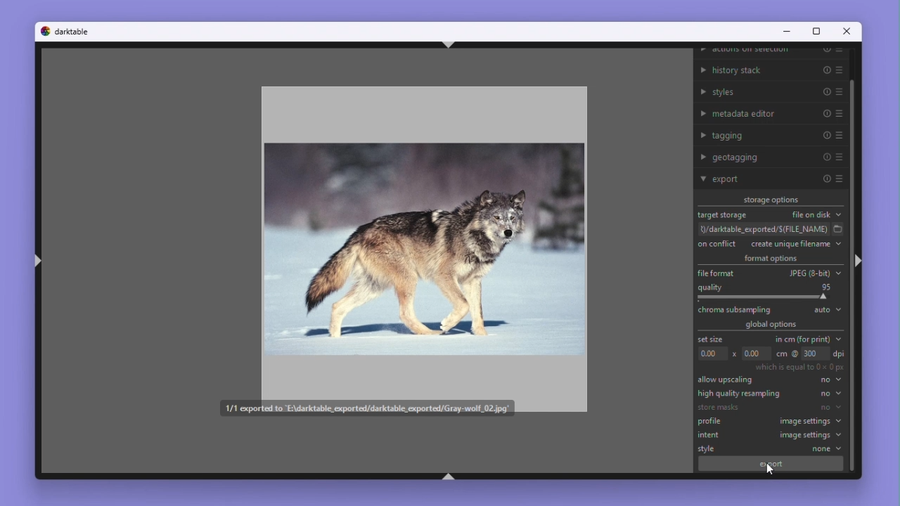  What do you see at coordinates (772, 52) in the screenshot?
I see `Actions on selection` at bounding box center [772, 52].